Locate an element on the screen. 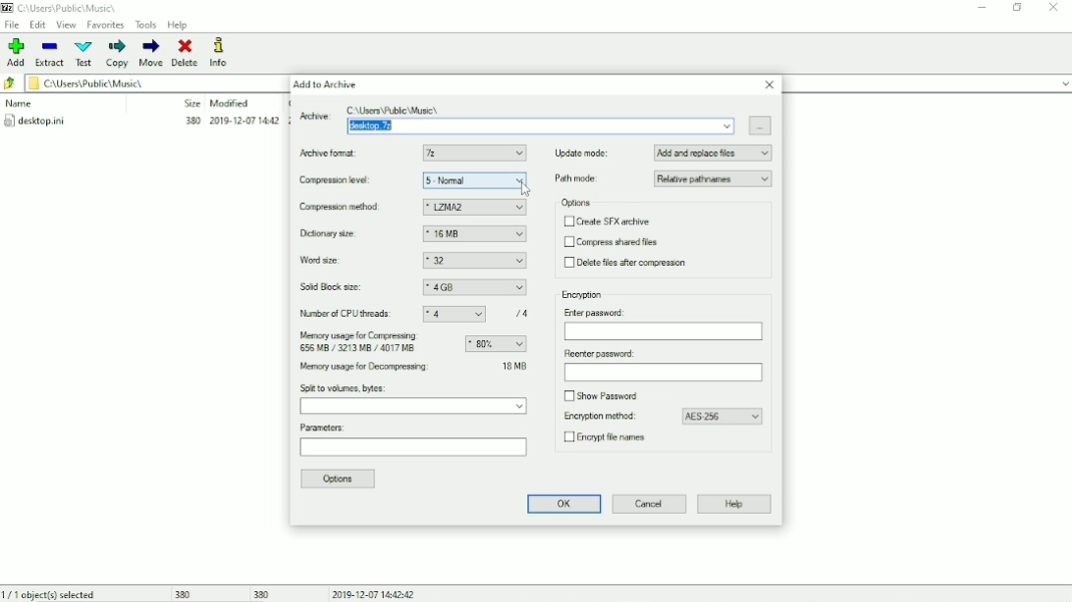 The height and width of the screenshot is (602, 1072). Parameters is located at coordinates (412, 450).